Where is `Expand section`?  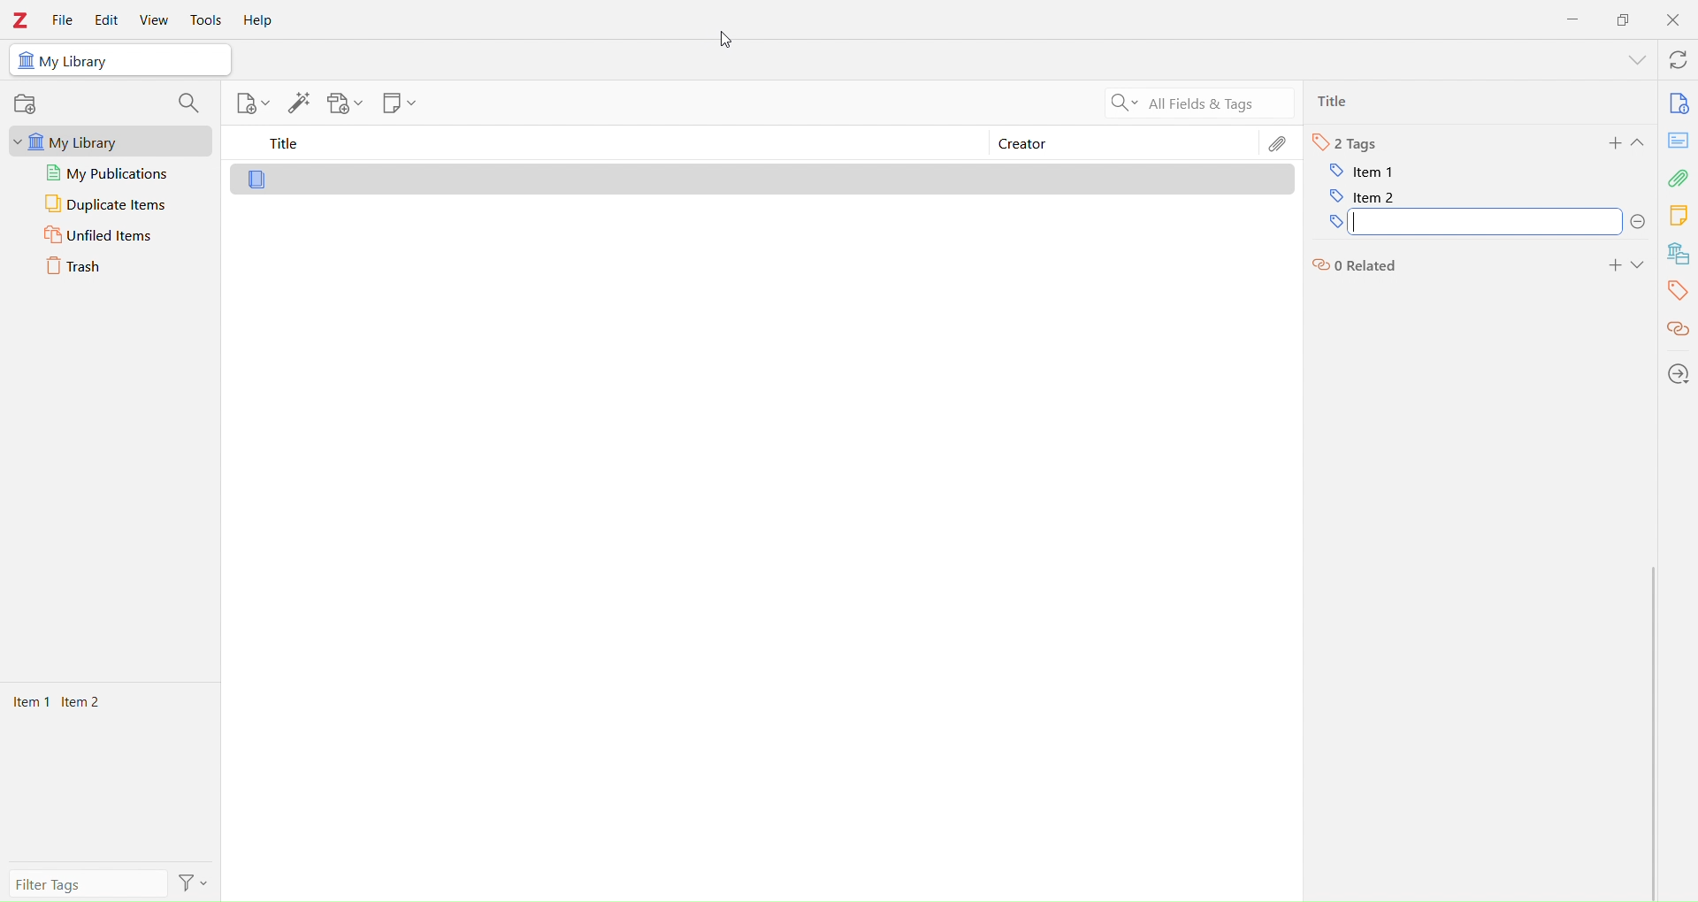
Expand section is located at coordinates (1641, 149).